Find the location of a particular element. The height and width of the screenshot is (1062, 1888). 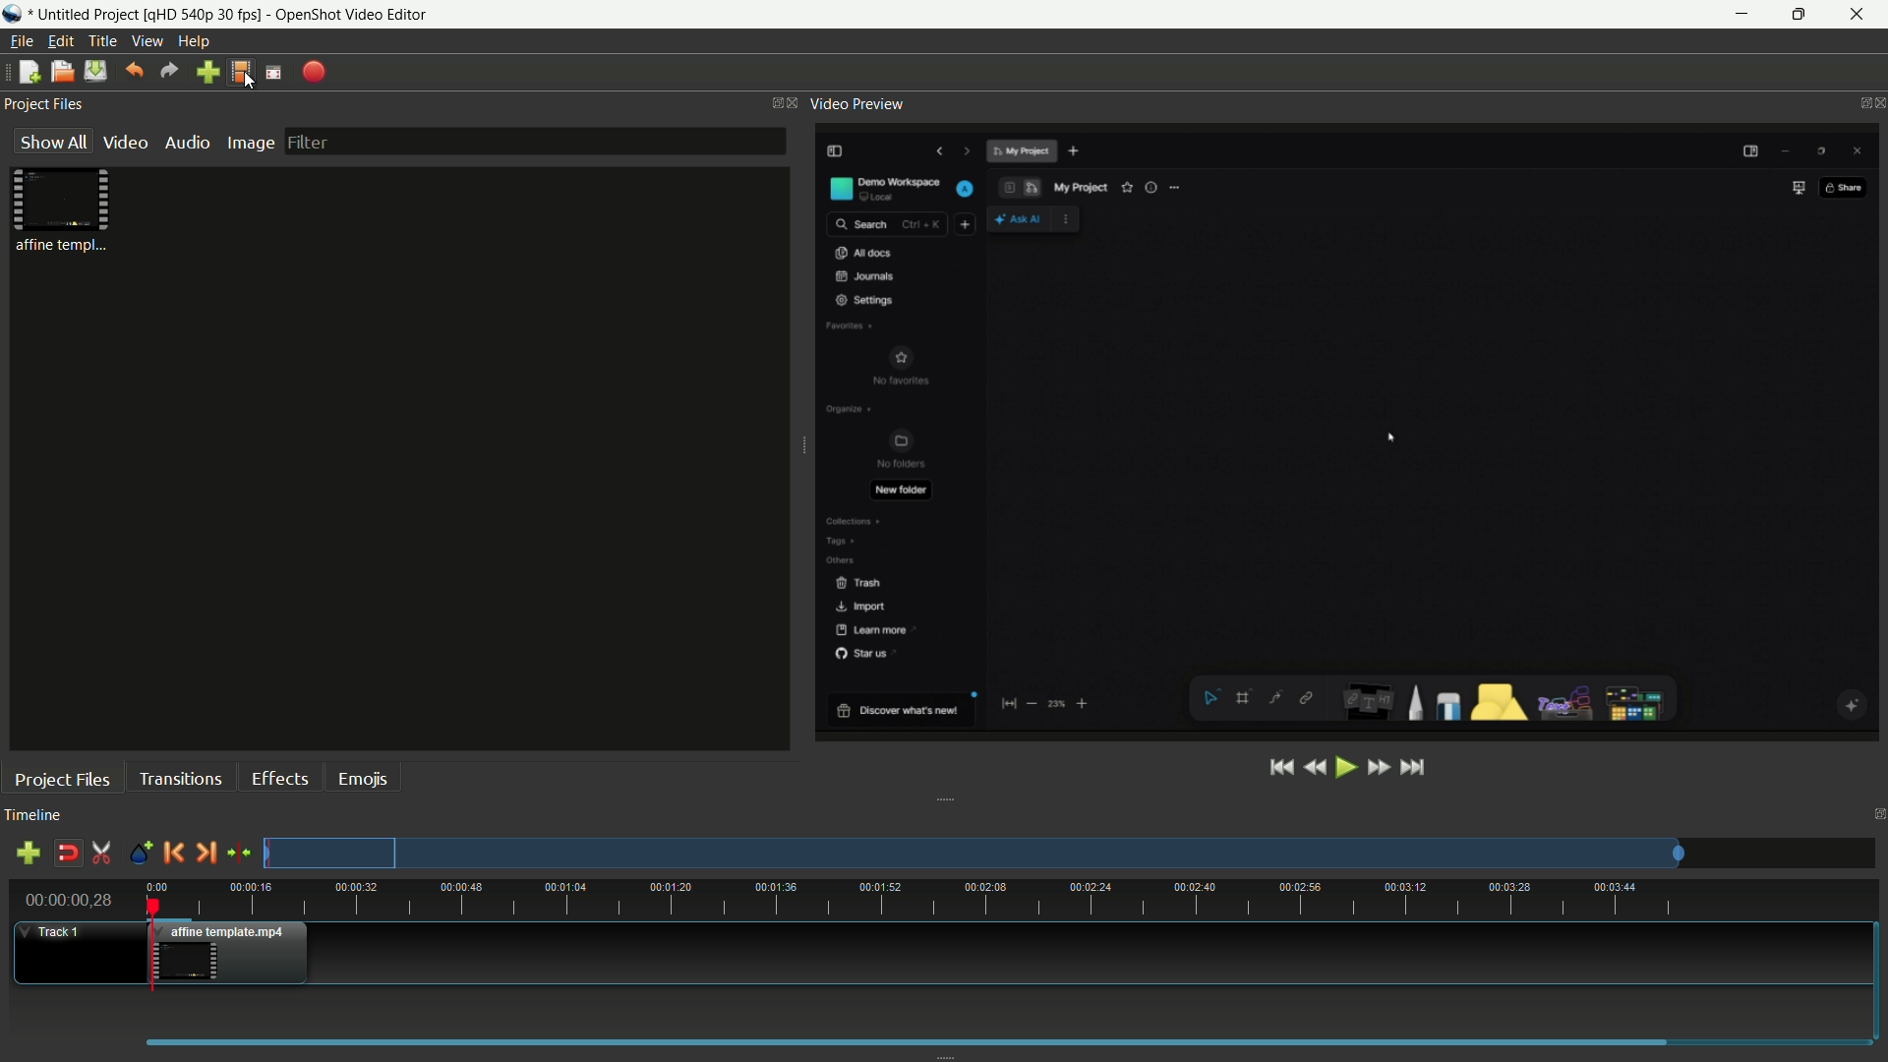

full screen is located at coordinates (273, 72).